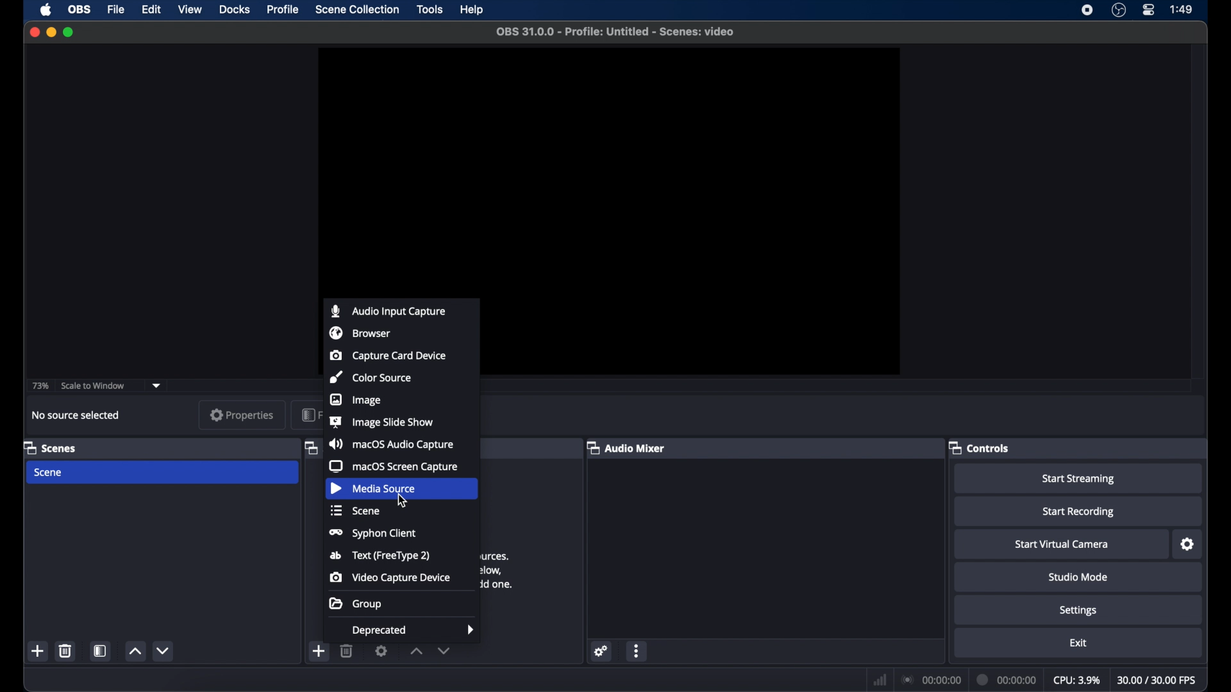  I want to click on screen recorder icon, so click(1086, 10).